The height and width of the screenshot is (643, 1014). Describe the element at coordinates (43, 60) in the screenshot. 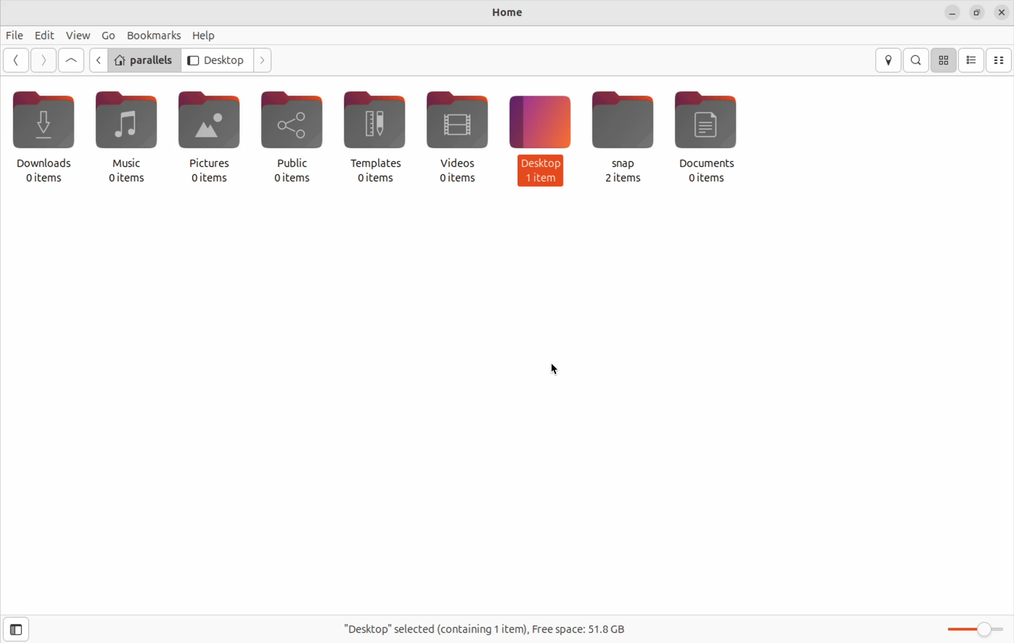

I see `Go next` at that location.